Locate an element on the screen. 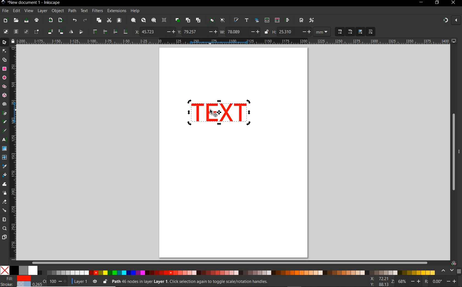 The width and height of the screenshot is (462, 287). FILTERS is located at coordinates (97, 10).